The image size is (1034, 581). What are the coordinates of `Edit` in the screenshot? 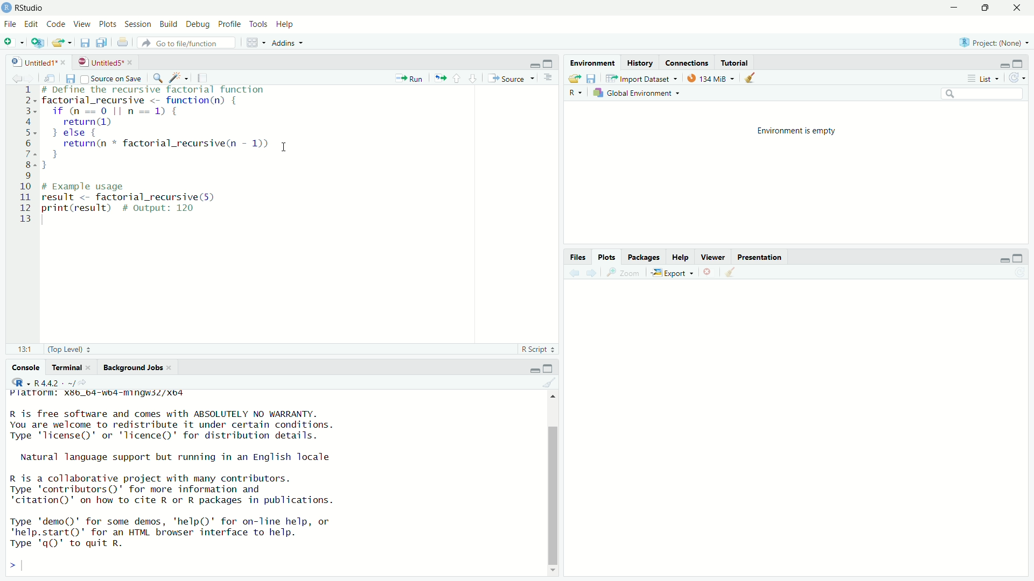 It's located at (31, 24).